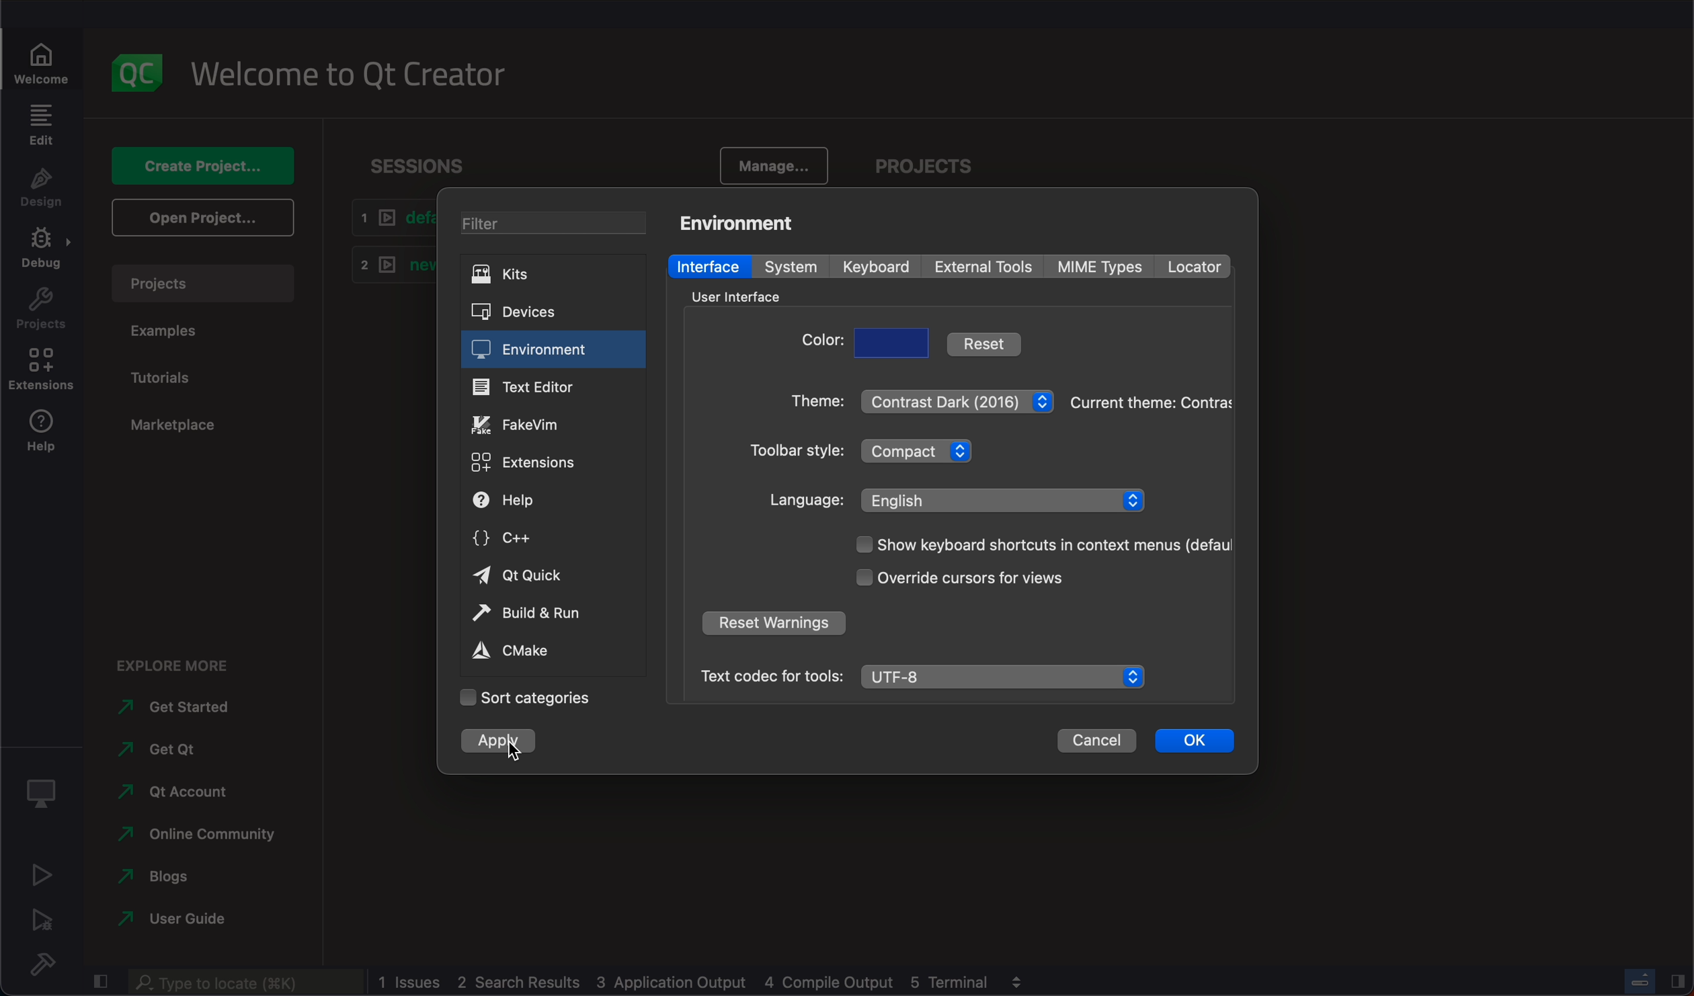 The image size is (1694, 996). Describe the element at coordinates (539, 650) in the screenshot. I see `cmake` at that location.